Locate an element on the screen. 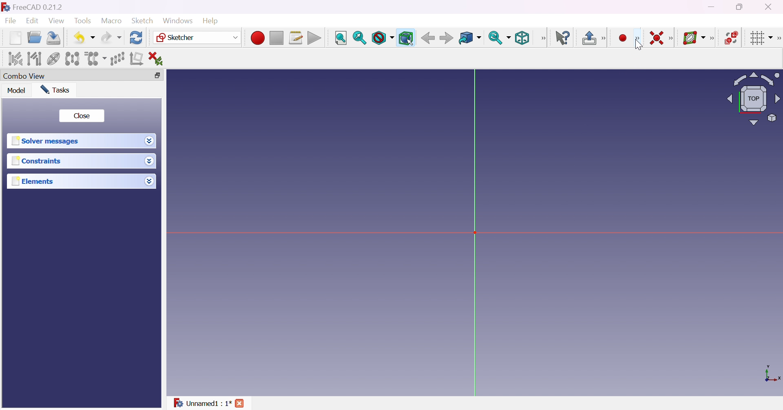  Constraints is located at coordinates (37, 161).